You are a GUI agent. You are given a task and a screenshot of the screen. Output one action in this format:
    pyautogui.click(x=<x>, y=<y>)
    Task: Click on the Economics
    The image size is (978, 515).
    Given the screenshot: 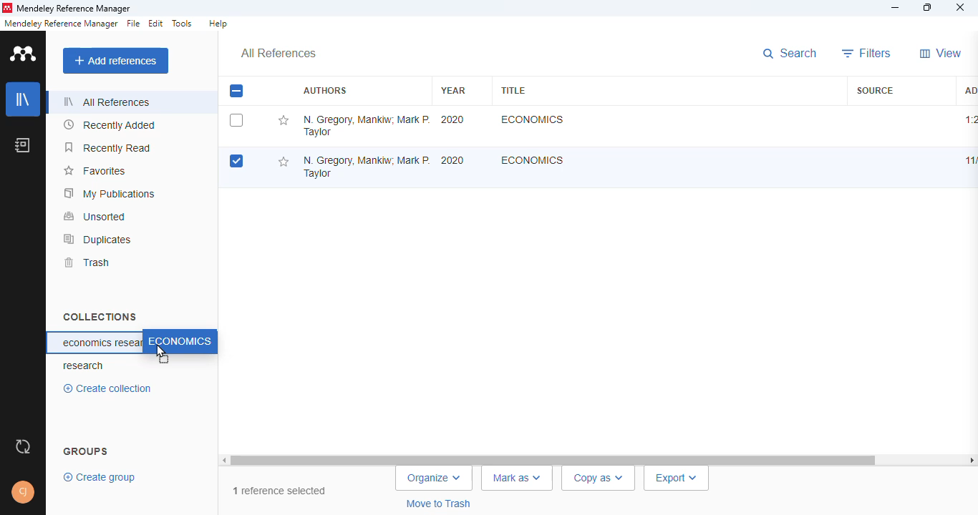 What is the action you would take?
    pyautogui.click(x=533, y=160)
    